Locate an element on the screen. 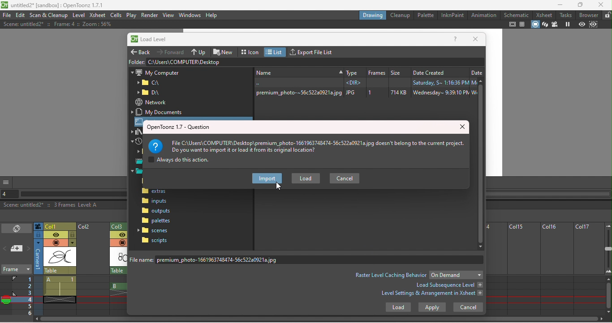  Onion skin is located at coordinates (6, 301).